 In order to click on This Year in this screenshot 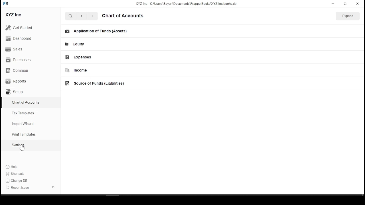, I will do `click(347, 16)`.